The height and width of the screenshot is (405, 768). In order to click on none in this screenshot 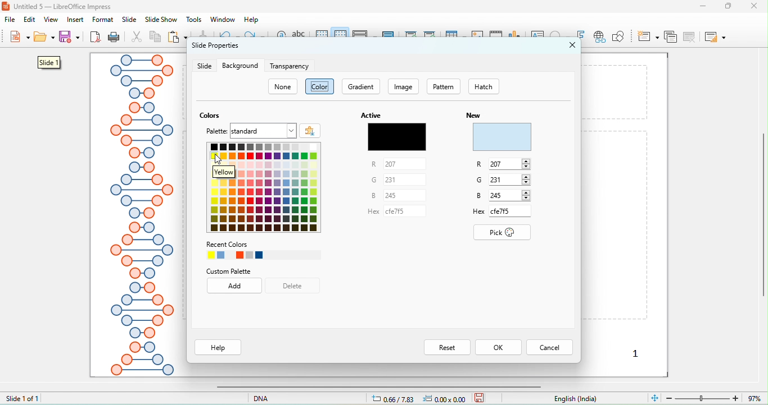, I will do `click(283, 87)`.